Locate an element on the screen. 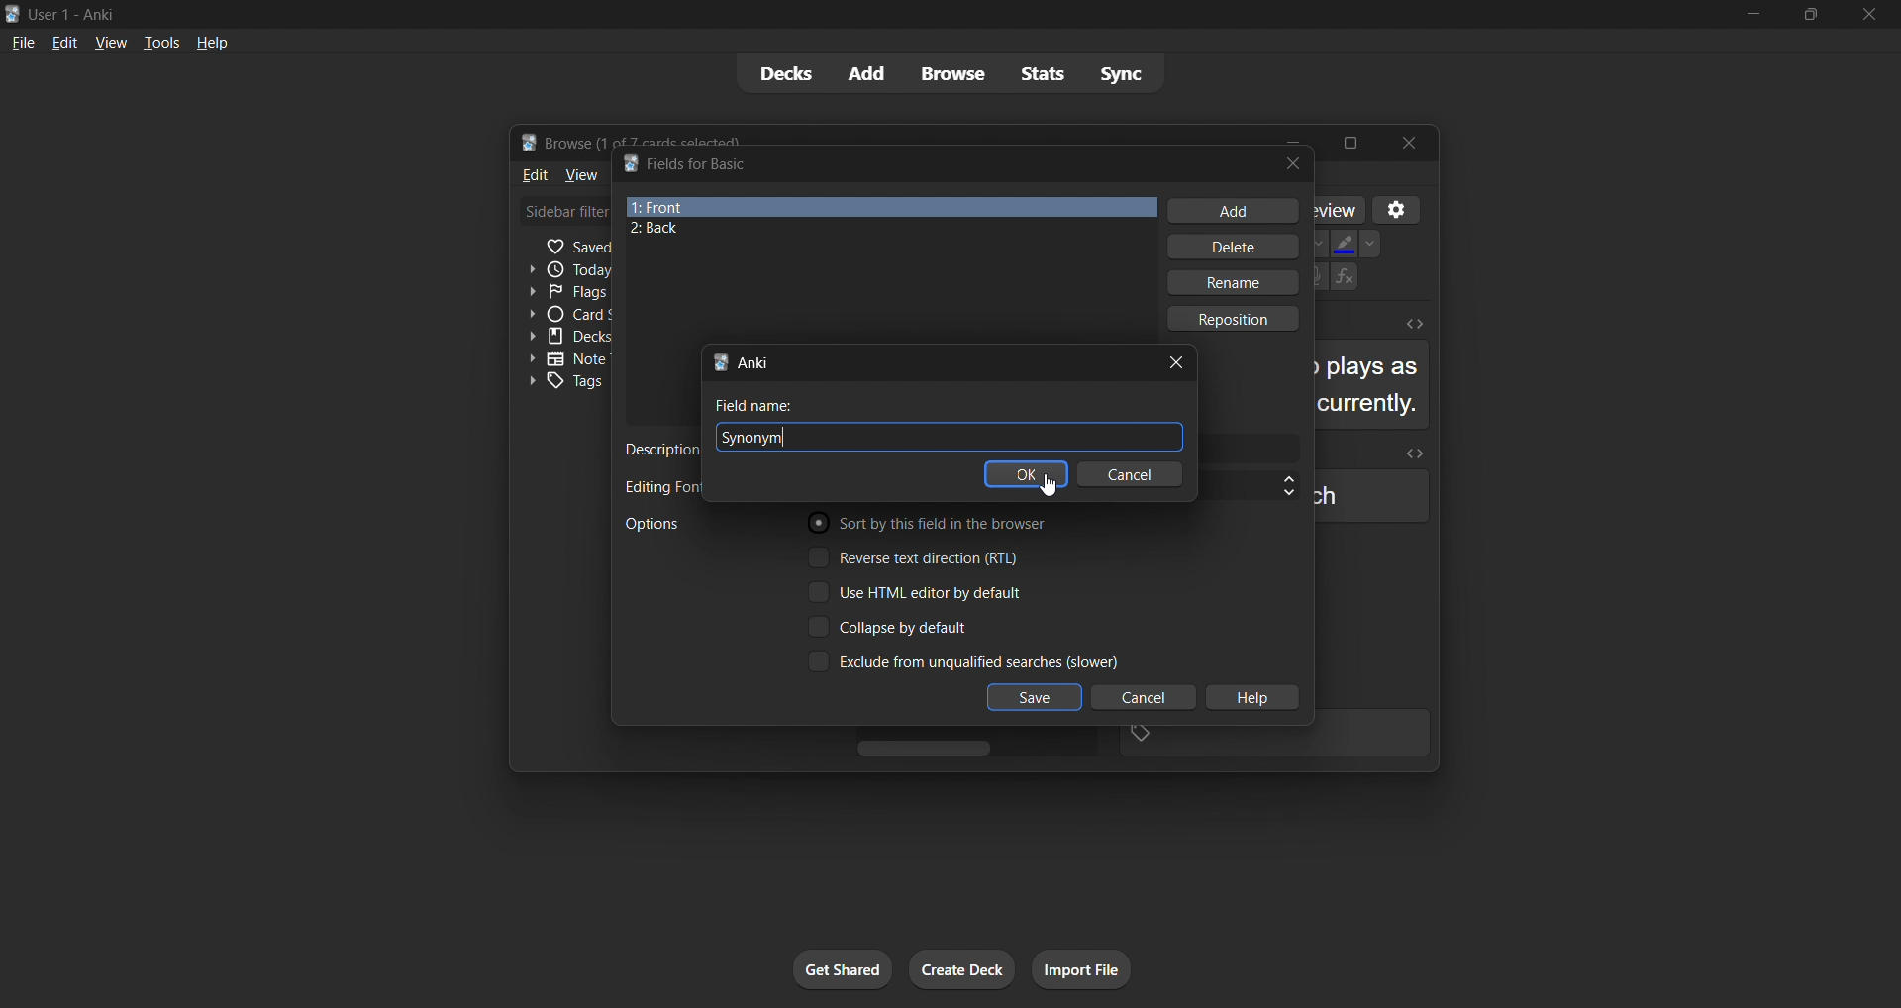 The height and width of the screenshot is (1008, 1901). reposition field is located at coordinates (1241, 319).